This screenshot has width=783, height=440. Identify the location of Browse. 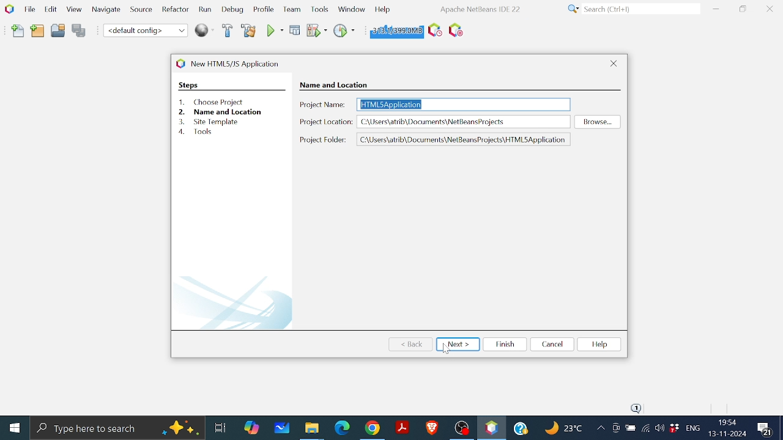
(597, 122).